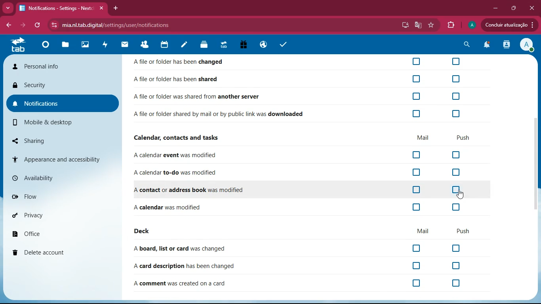 This screenshot has width=541, height=304. Describe the element at coordinates (457, 173) in the screenshot. I see `off` at that location.